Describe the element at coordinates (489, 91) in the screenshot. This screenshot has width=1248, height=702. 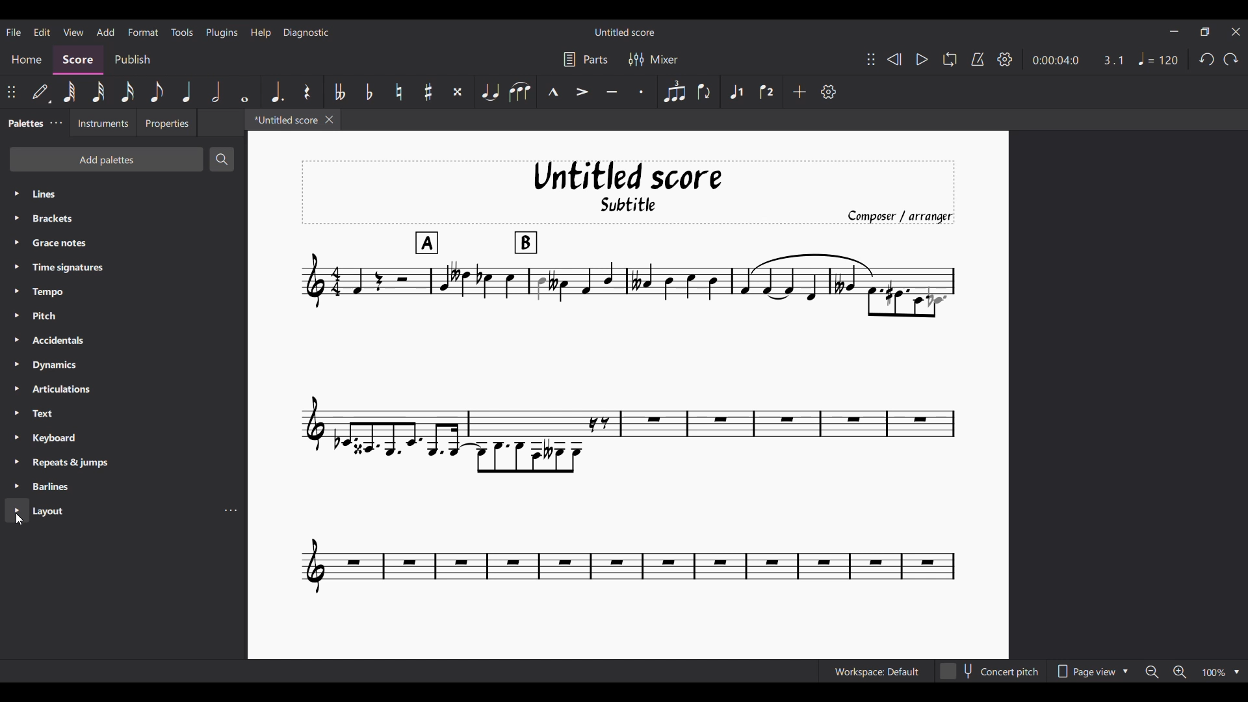
I see `Tie` at that location.